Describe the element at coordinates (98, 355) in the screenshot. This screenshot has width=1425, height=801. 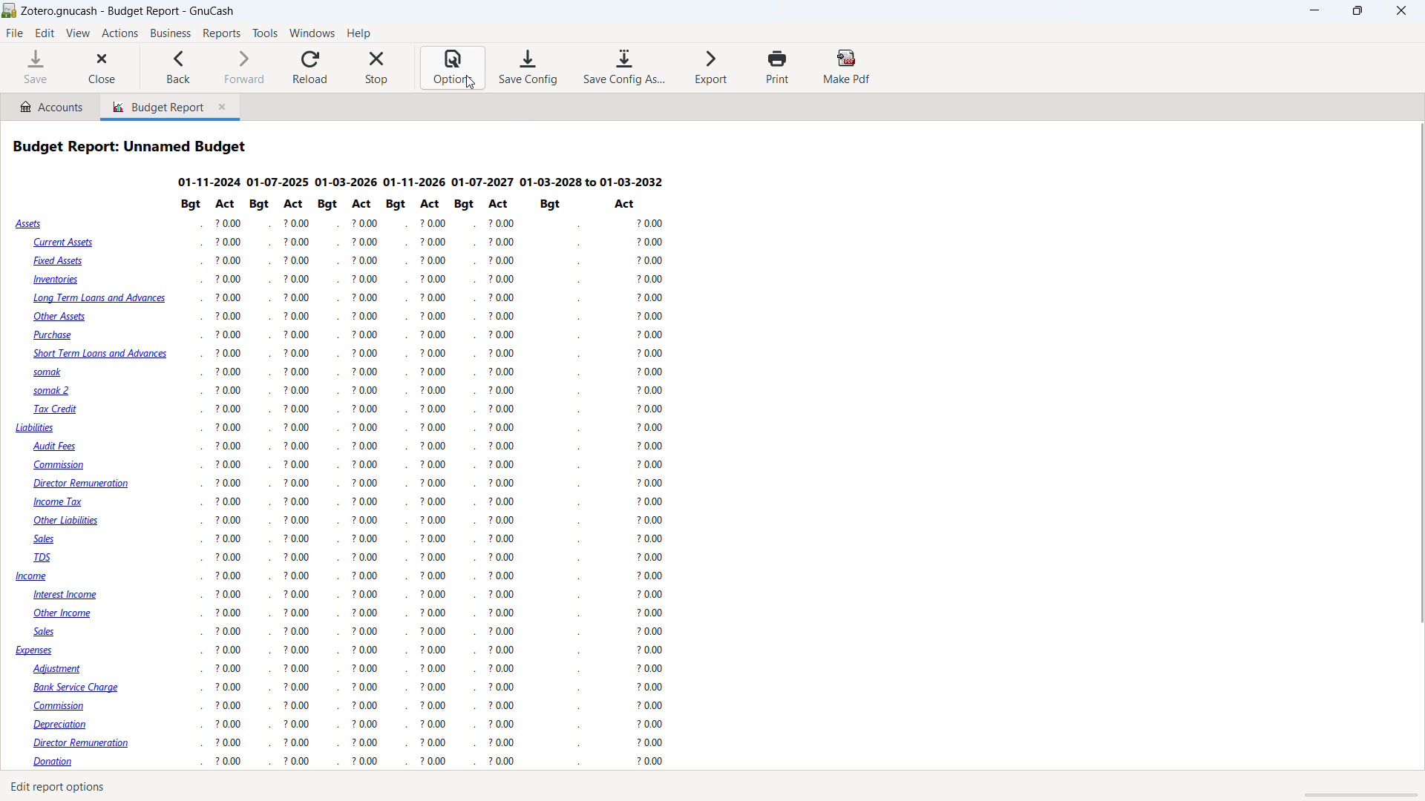
I see `hort Term Loans and Advances` at that location.